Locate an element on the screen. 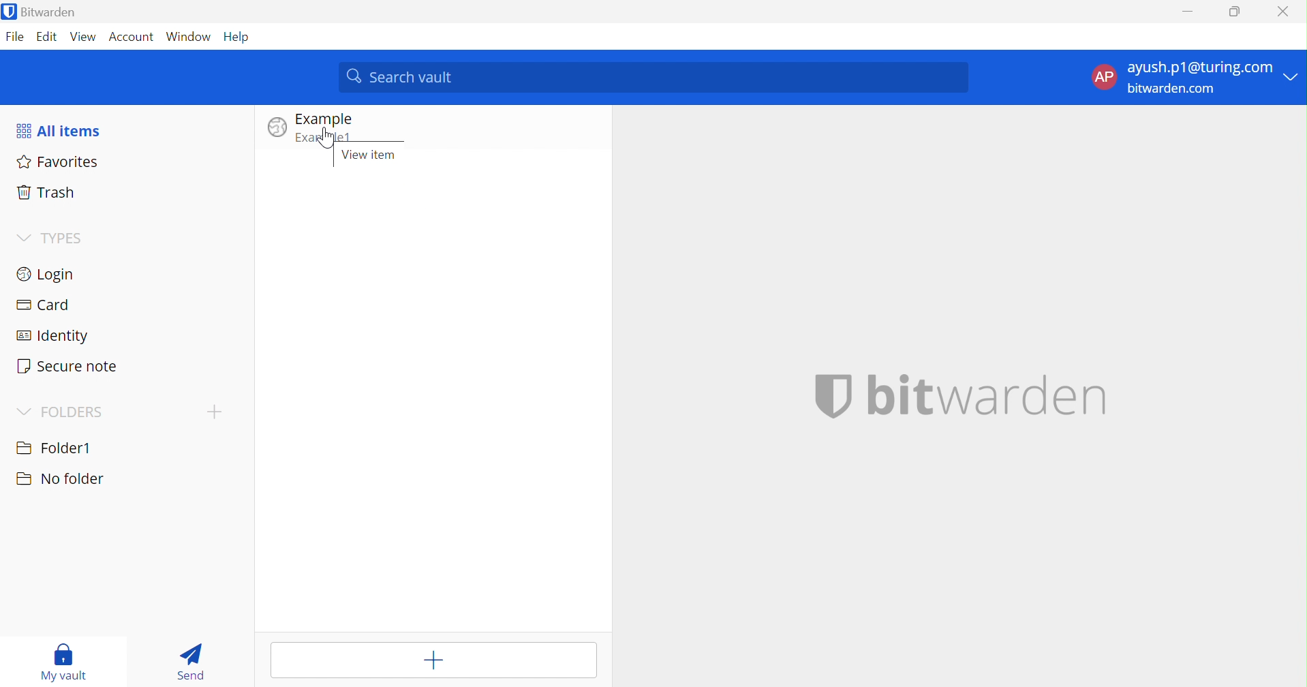 This screenshot has width=1307, height=687. No folder is located at coordinates (59, 479).